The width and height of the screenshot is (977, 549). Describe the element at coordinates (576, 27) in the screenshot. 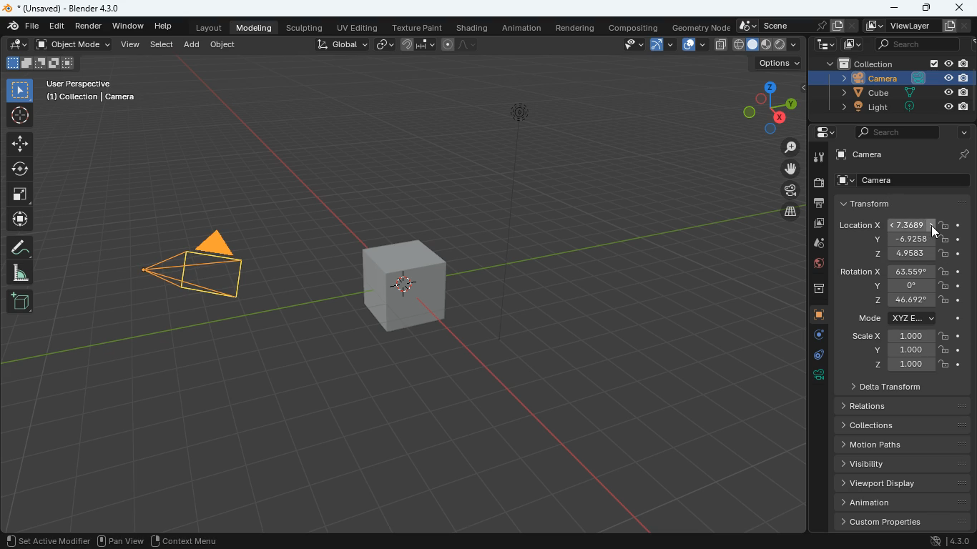

I see `rendering` at that location.